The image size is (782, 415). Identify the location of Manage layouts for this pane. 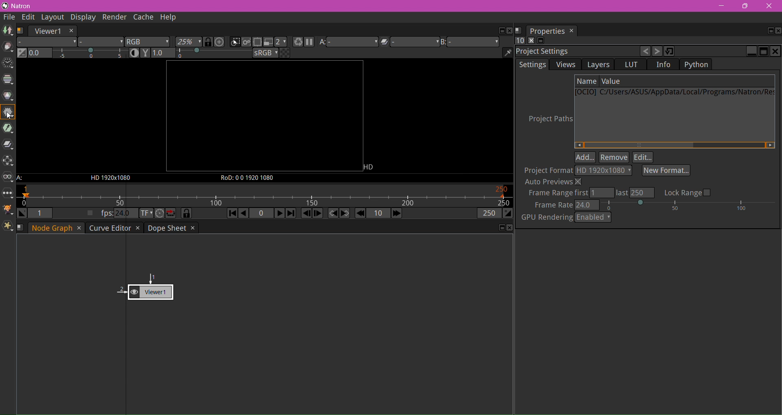
(21, 31).